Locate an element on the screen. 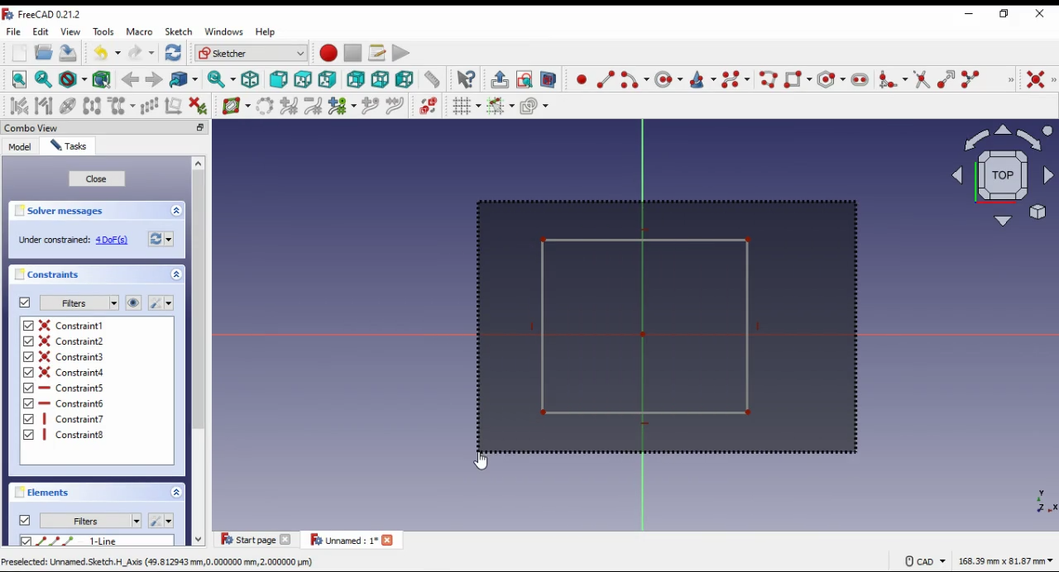 Image resolution: width=1059 pixels, height=572 pixels. top is located at coordinates (304, 80).